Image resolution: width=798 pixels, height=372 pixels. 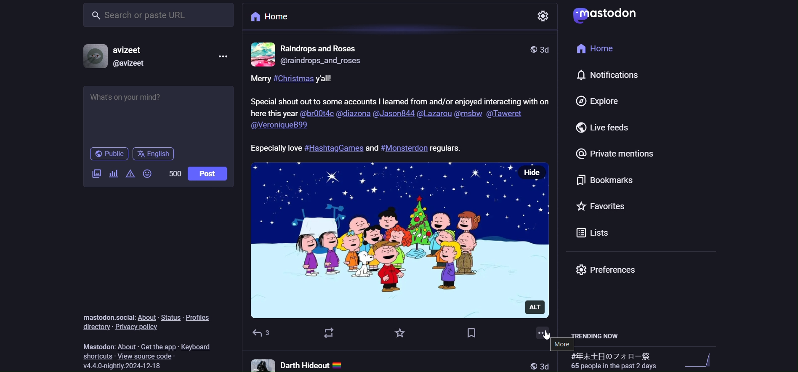 I want to click on trending now, so click(x=595, y=336).